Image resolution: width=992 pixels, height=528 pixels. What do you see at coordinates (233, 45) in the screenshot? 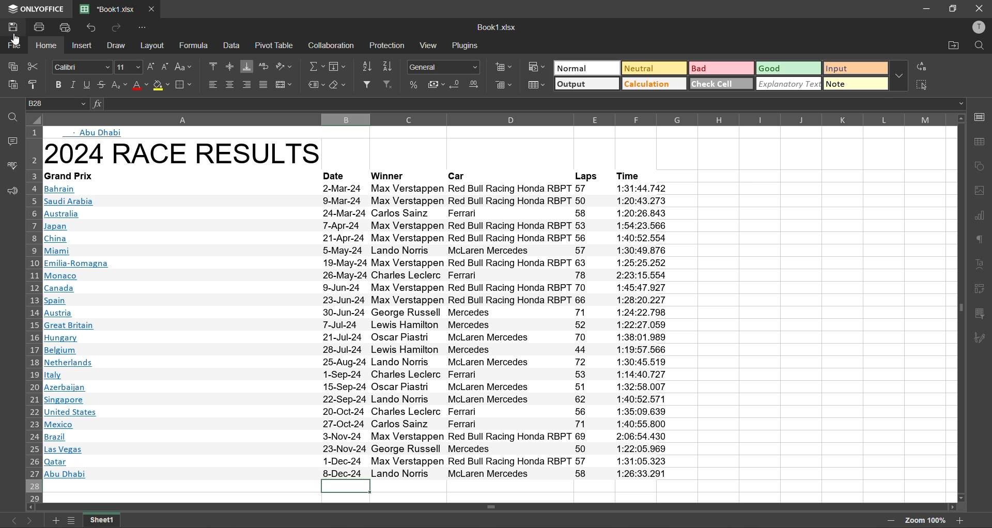
I see `data` at bounding box center [233, 45].